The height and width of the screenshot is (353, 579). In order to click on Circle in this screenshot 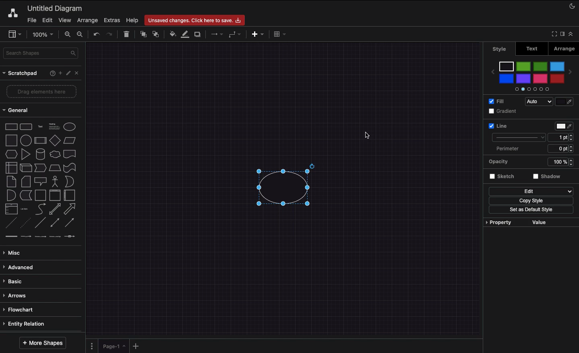, I will do `click(70, 127)`.